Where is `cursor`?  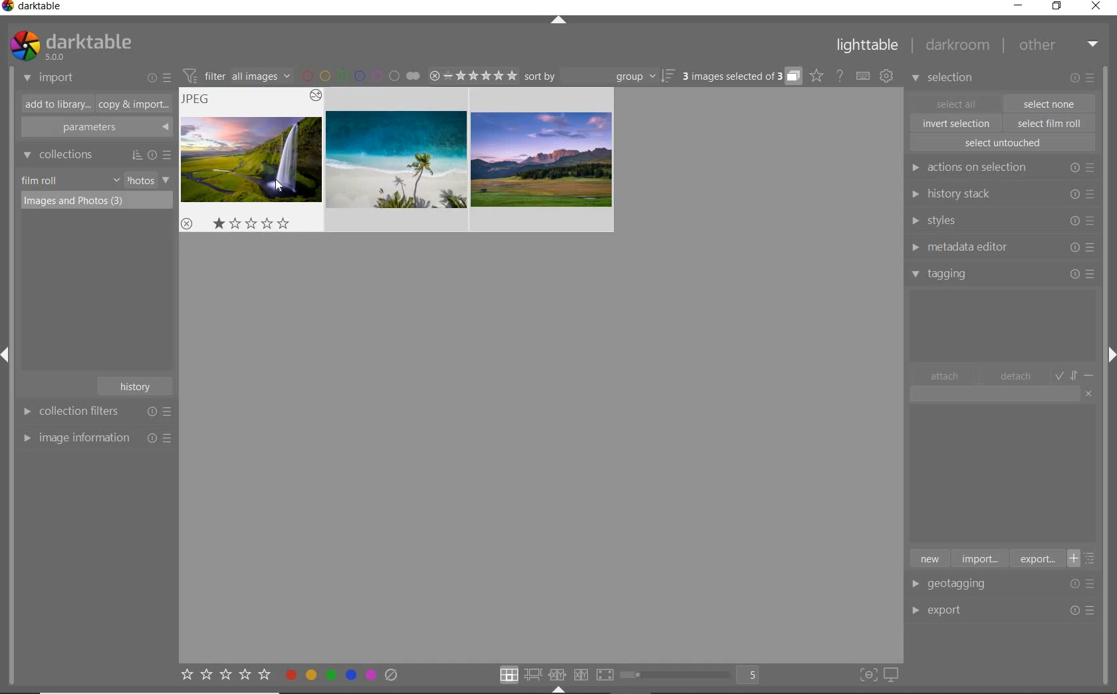
cursor is located at coordinates (276, 188).